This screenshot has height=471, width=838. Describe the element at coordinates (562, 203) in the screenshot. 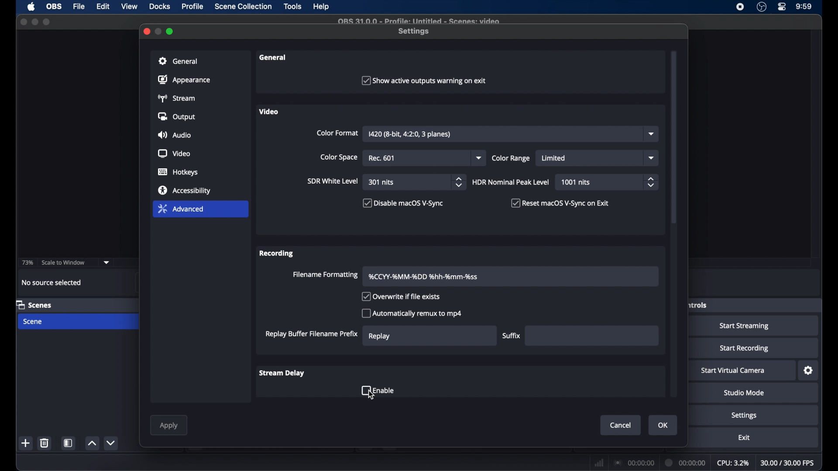

I see `checkbox` at that location.